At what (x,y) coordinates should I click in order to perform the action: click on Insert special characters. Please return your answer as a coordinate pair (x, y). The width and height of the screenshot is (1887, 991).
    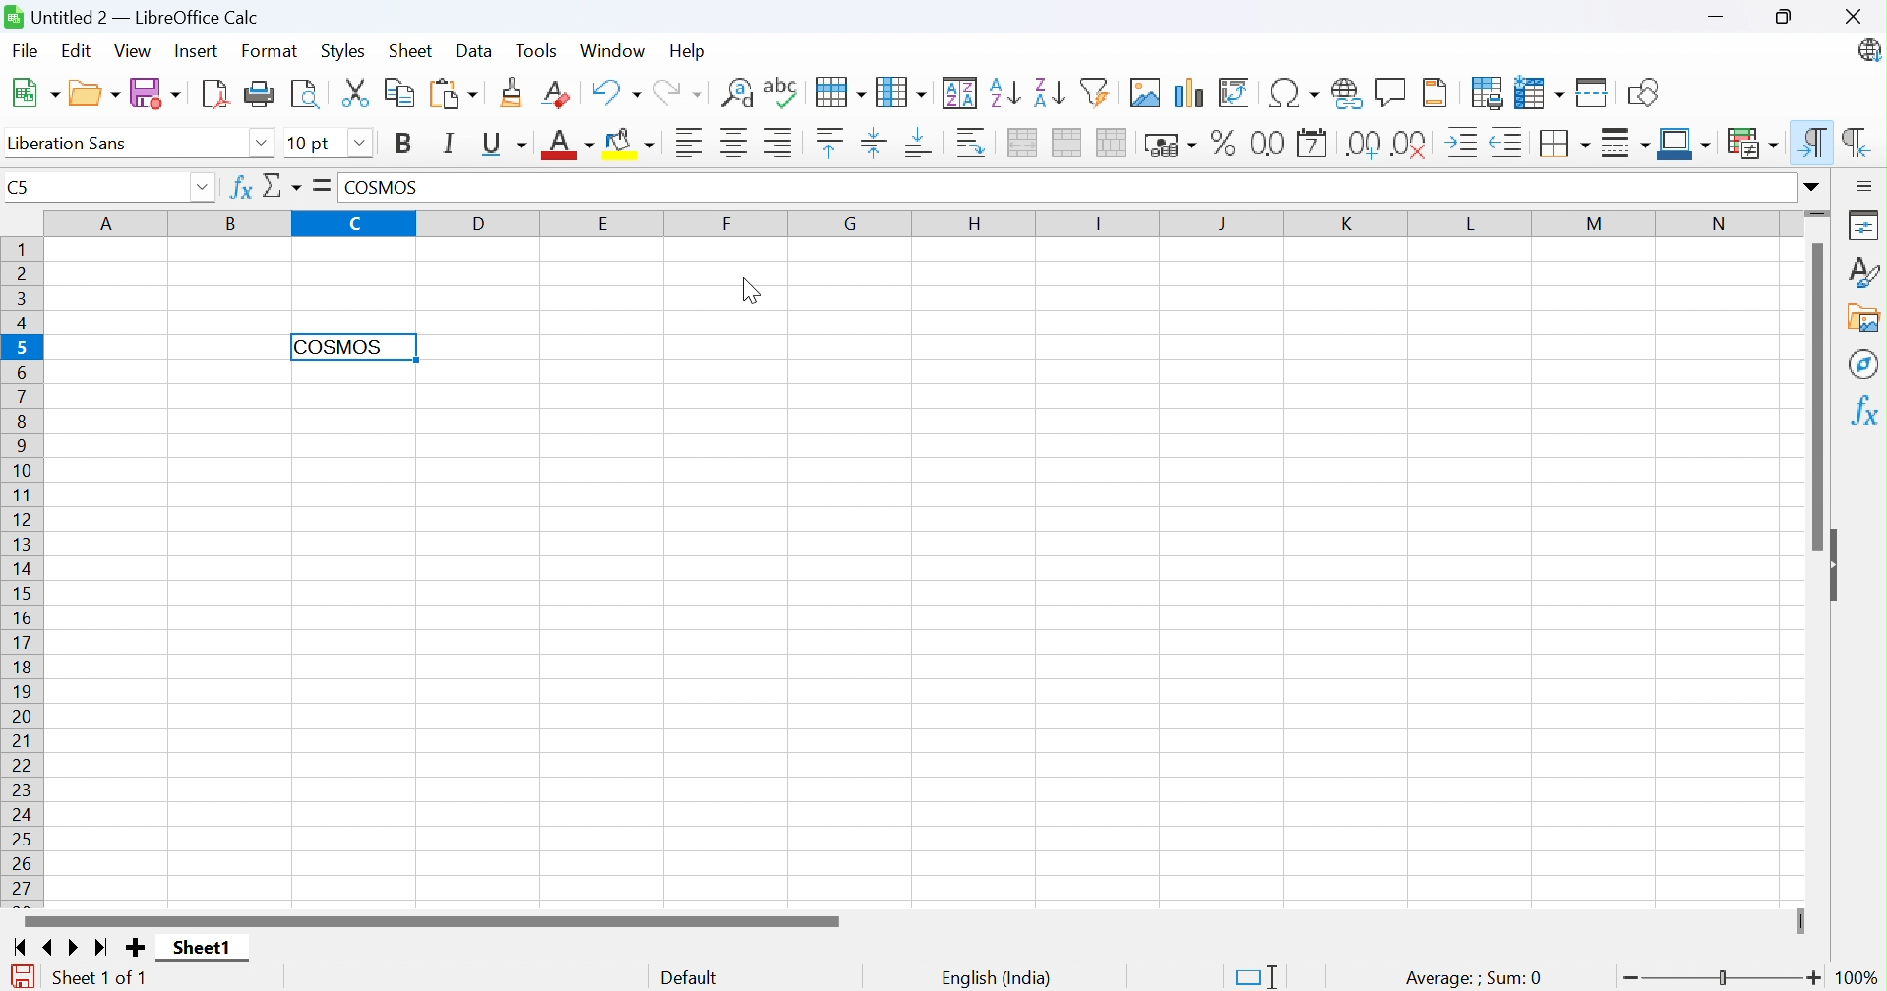
    Looking at the image, I should click on (1295, 92).